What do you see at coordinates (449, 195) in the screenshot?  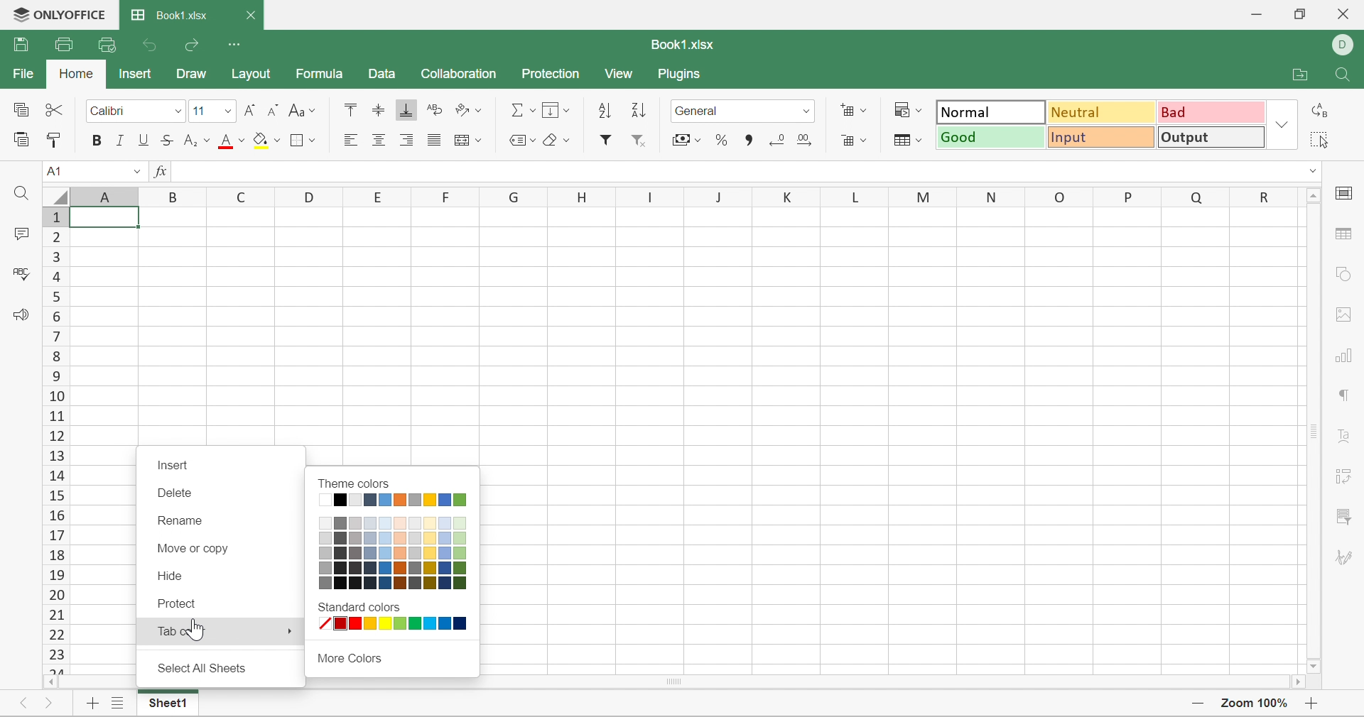 I see `F` at bounding box center [449, 195].